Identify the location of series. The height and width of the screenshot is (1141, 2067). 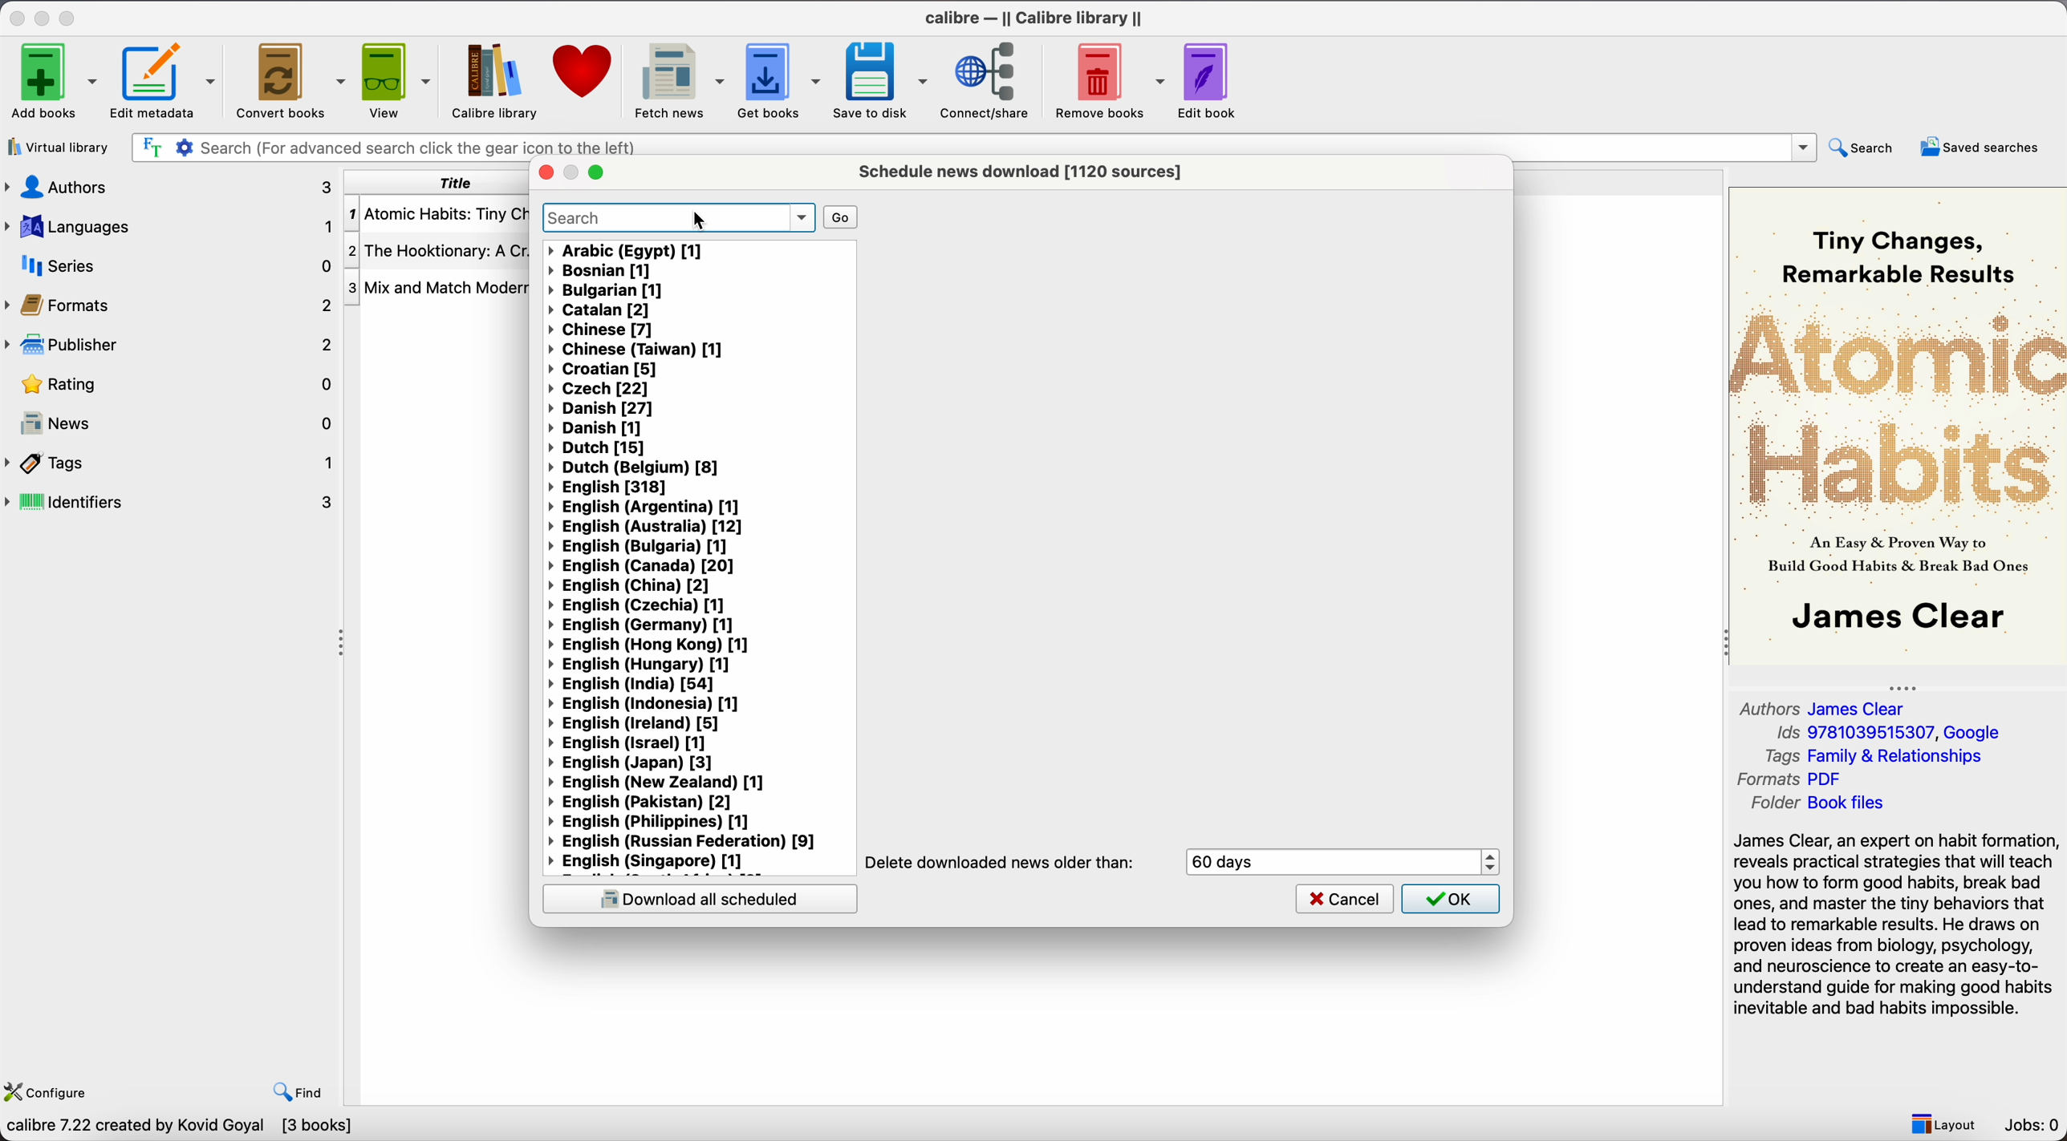
(171, 265).